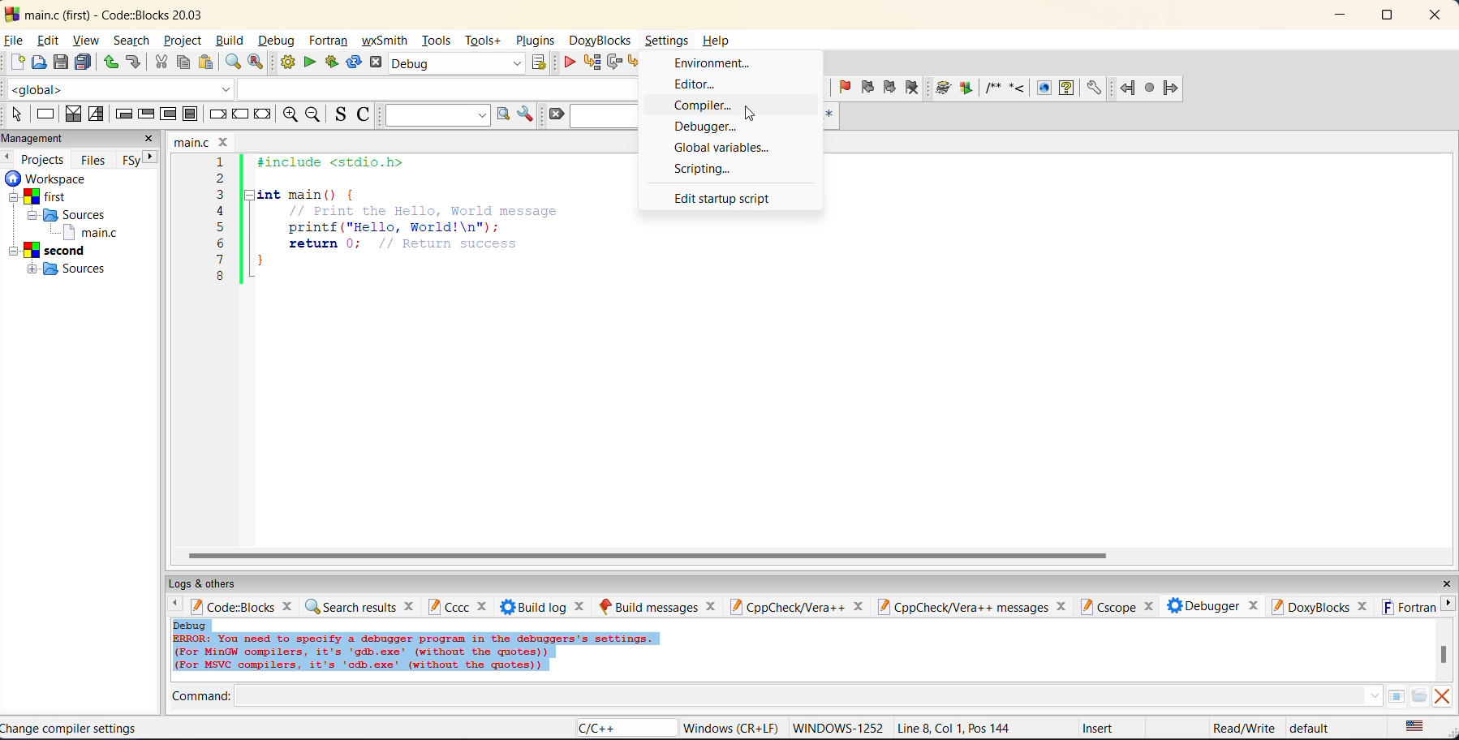 Image resolution: width=1459 pixels, height=740 pixels. I want to click on build, so click(232, 42).